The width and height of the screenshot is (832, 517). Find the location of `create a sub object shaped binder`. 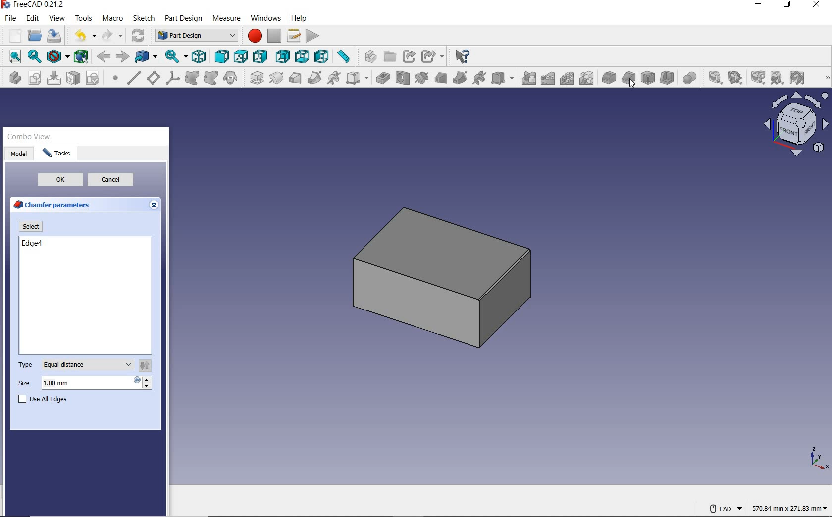

create a sub object shaped binder is located at coordinates (211, 78).